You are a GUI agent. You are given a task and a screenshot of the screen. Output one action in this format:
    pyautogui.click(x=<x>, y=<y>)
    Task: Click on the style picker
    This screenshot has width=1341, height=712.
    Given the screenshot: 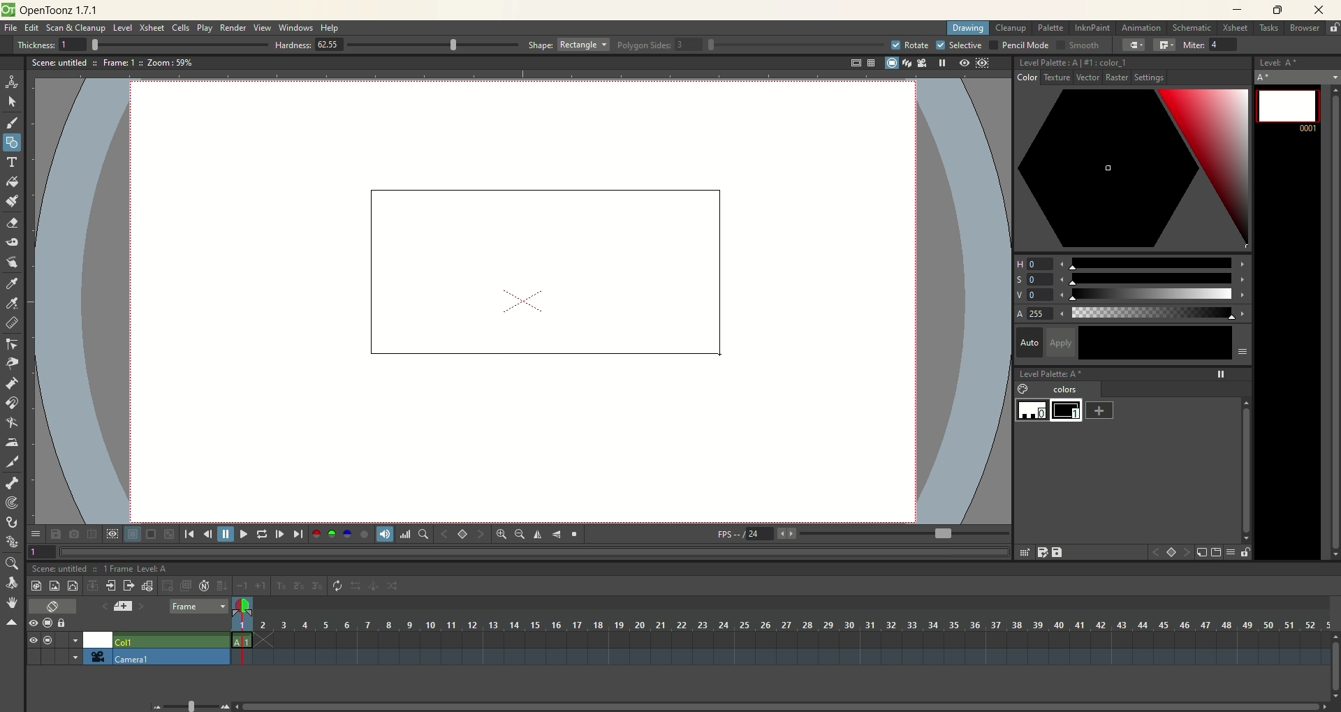 What is the action you would take?
    pyautogui.click(x=15, y=283)
    